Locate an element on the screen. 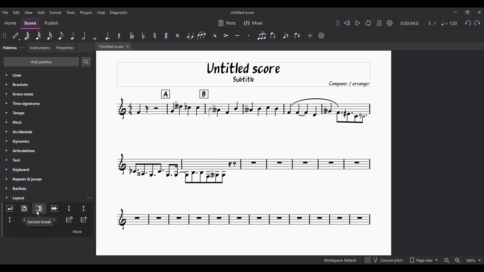  Insert text frame is located at coordinates (57, 220).